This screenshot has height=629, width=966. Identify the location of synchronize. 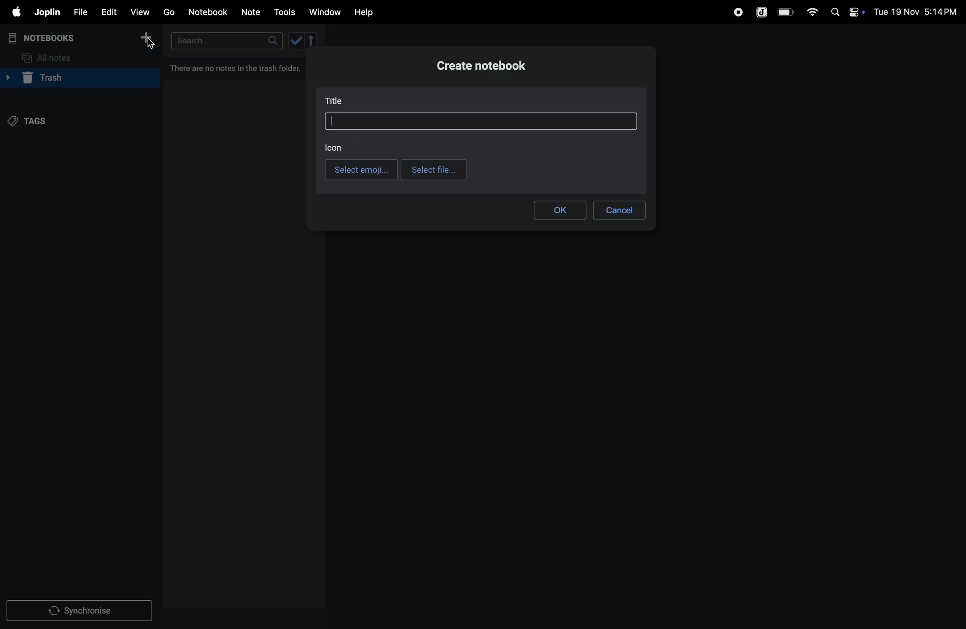
(80, 609).